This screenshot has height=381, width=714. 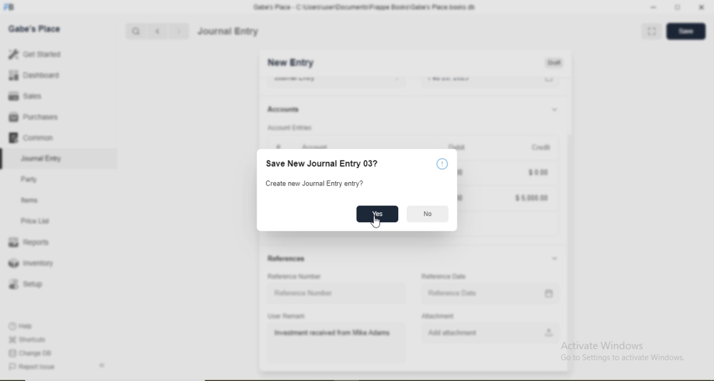 What do you see at coordinates (452, 333) in the screenshot?
I see `Add attachment` at bounding box center [452, 333].